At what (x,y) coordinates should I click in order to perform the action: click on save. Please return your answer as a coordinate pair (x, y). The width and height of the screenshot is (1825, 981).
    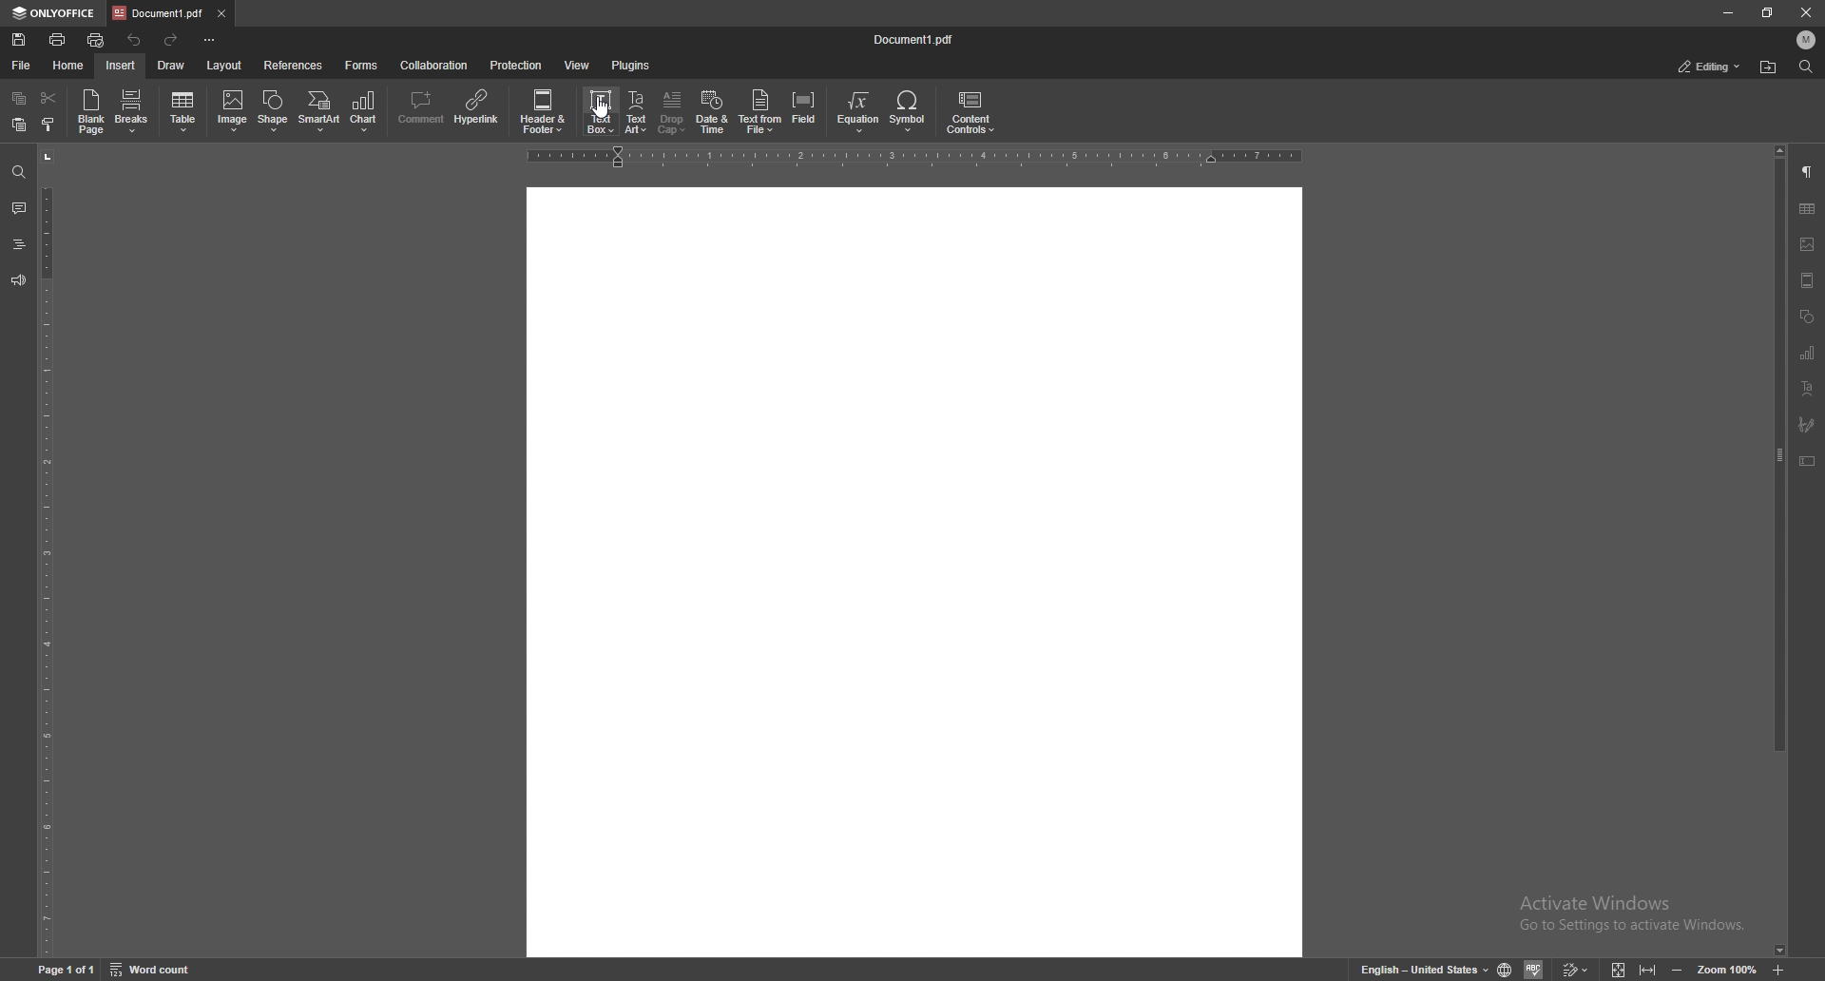
    Looking at the image, I should click on (18, 40).